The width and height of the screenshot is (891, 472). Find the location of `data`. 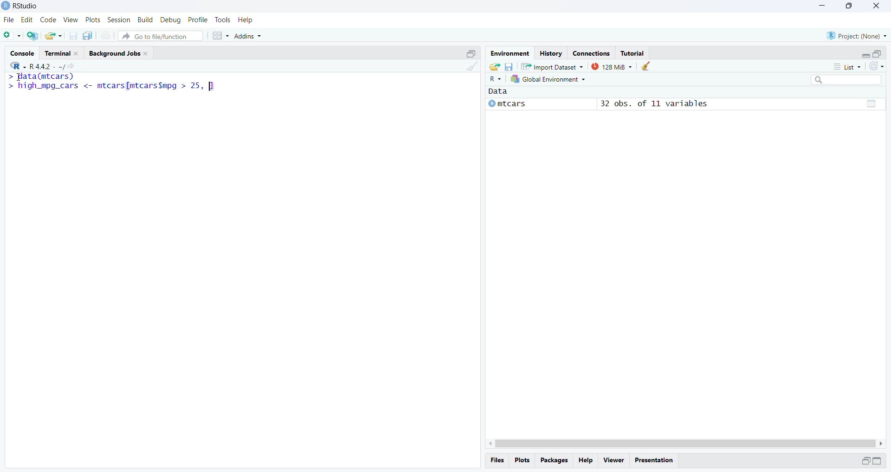

data is located at coordinates (504, 91).